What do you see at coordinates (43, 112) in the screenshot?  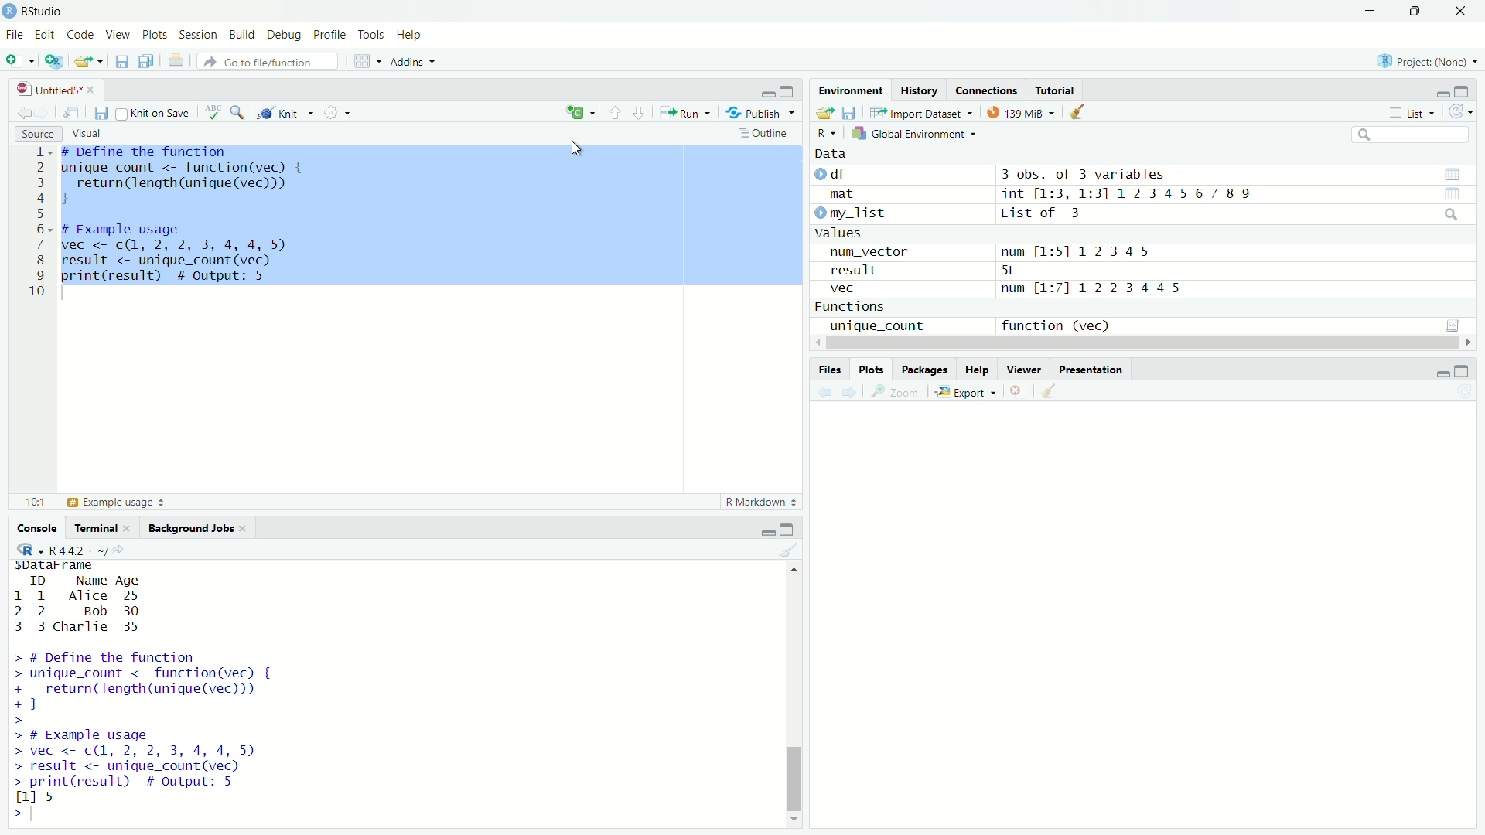 I see `forward` at bounding box center [43, 112].